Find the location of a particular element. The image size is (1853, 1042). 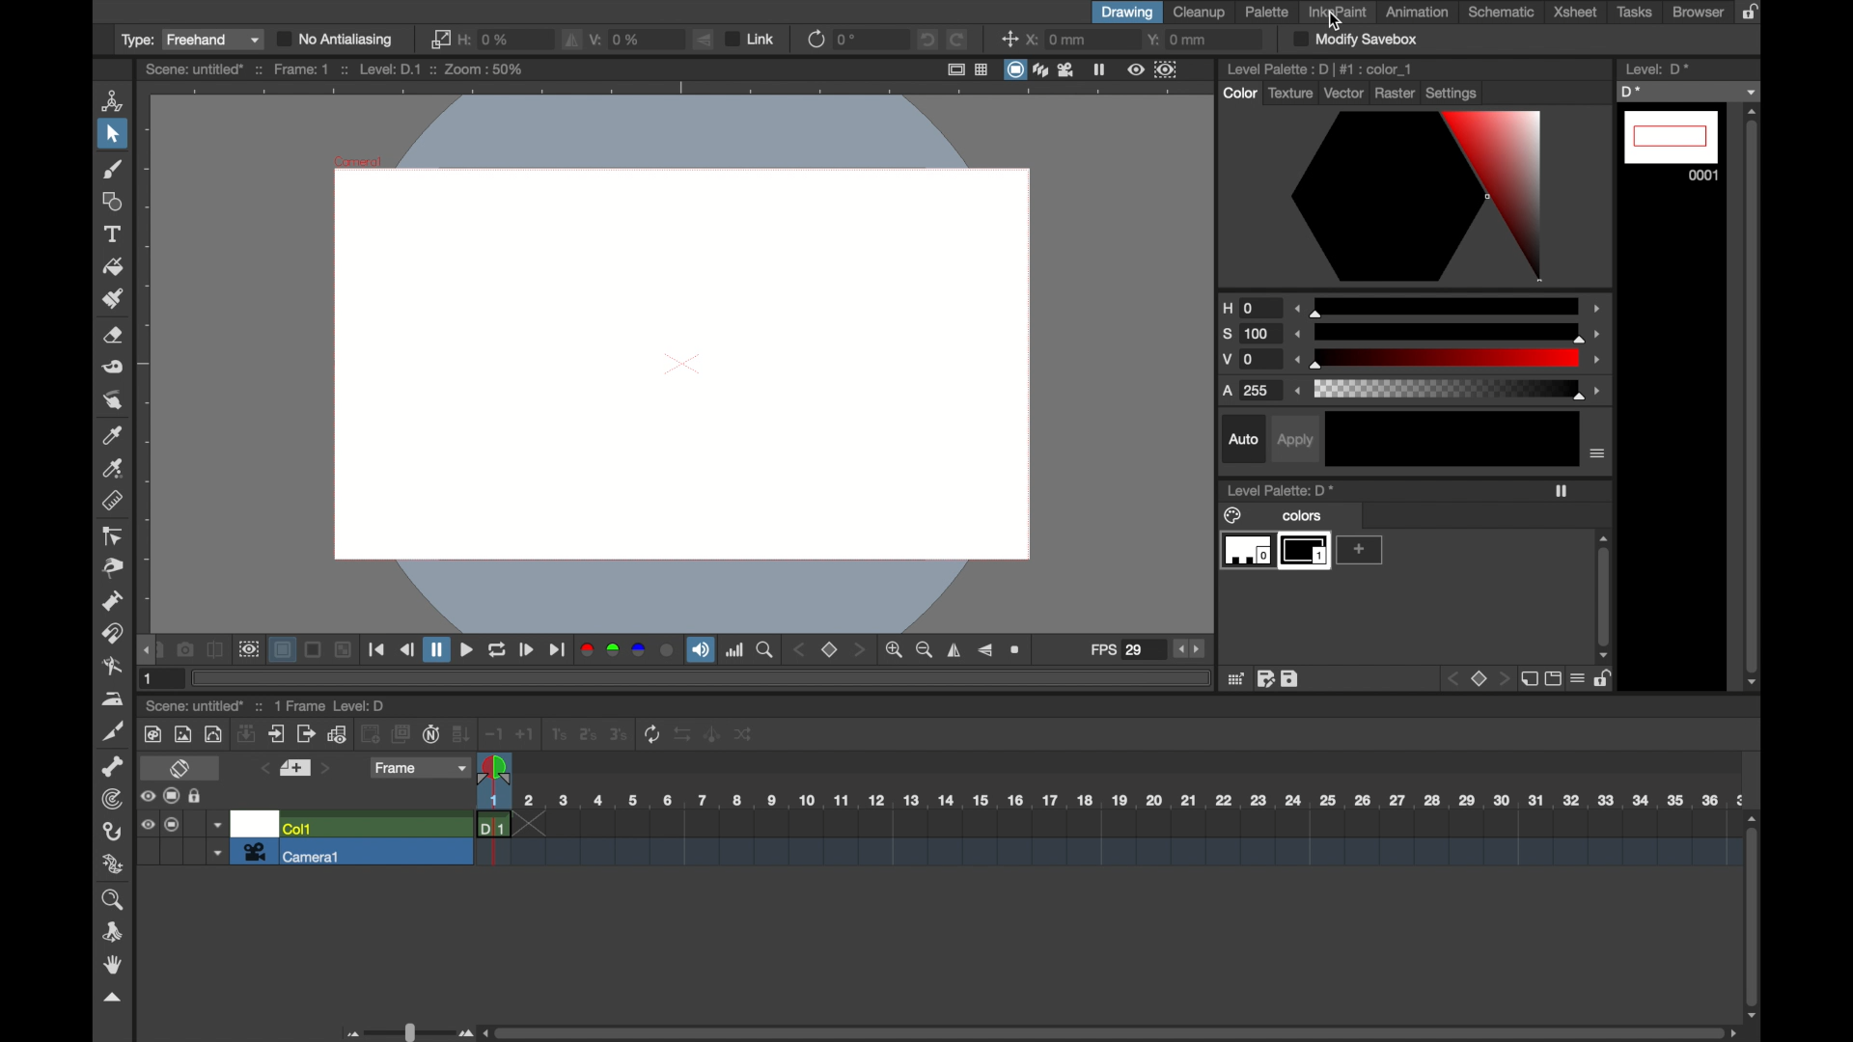

circle is located at coordinates (212, 734).